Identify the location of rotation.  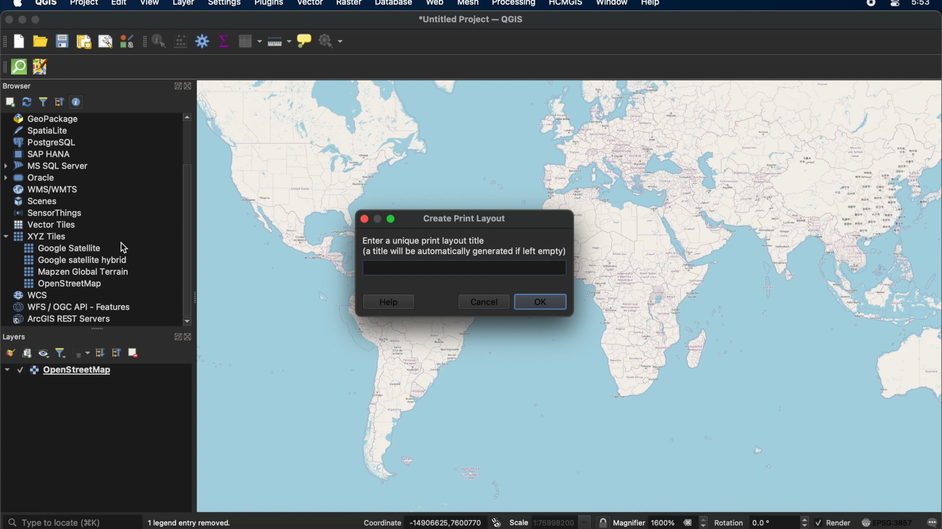
(761, 521).